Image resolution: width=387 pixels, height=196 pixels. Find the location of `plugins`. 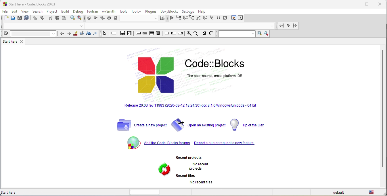

plugins is located at coordinates (152, 12).